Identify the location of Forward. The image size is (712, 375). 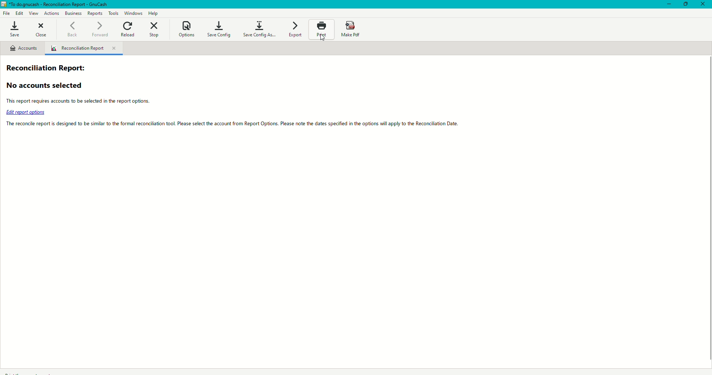
(99, 29).